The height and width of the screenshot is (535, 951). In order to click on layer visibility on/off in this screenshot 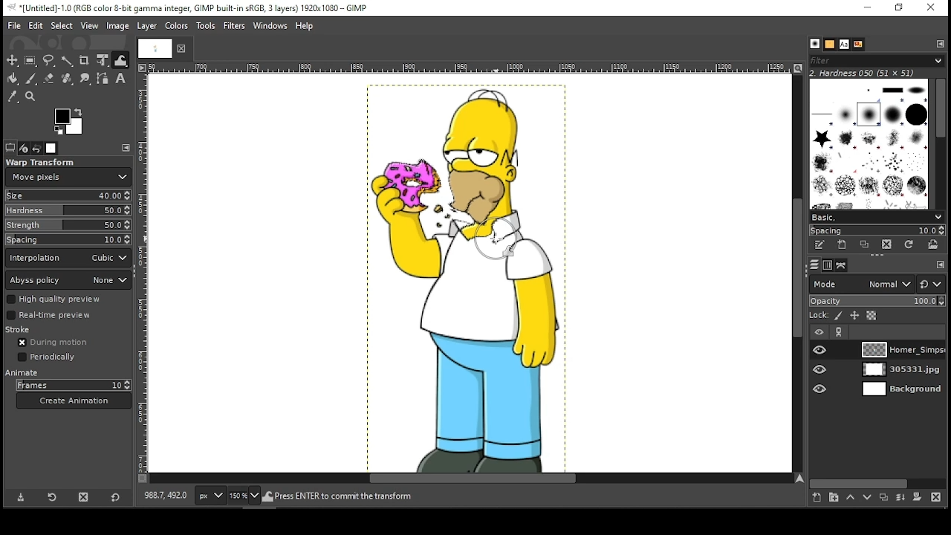, I will do `click(820, 390)`.